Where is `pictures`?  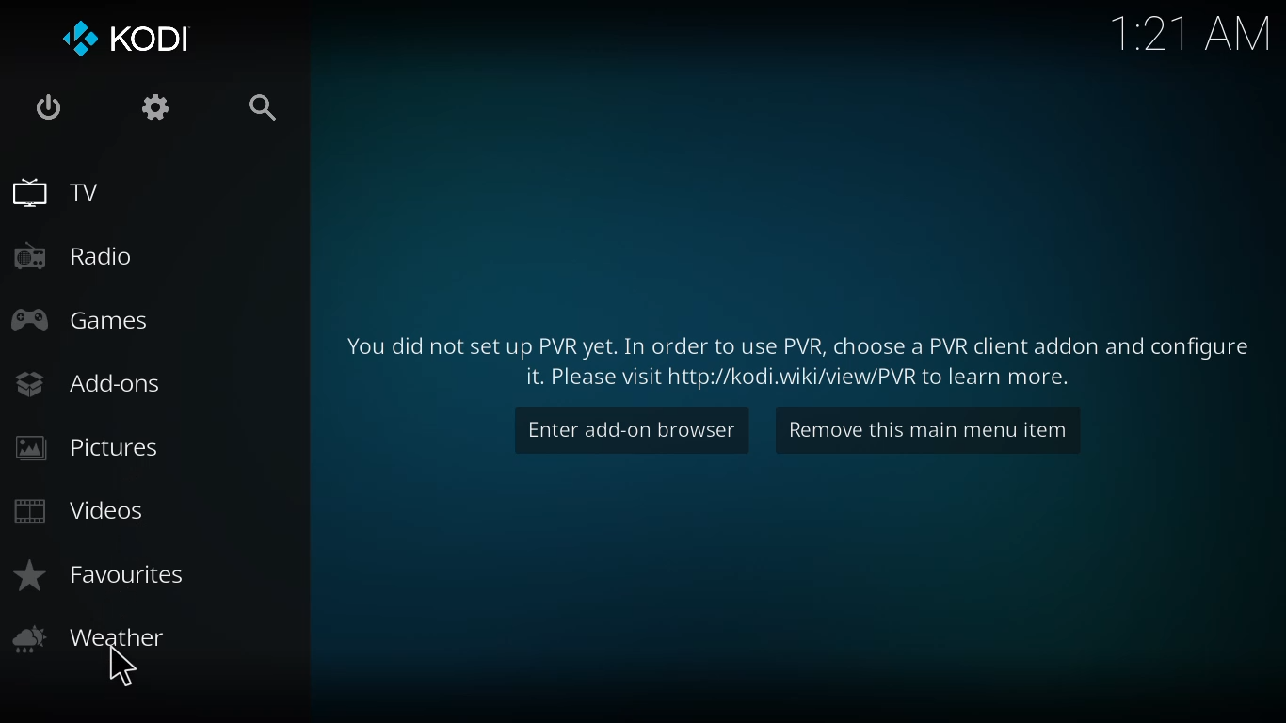
pictures is located at coordinates (89, 449).